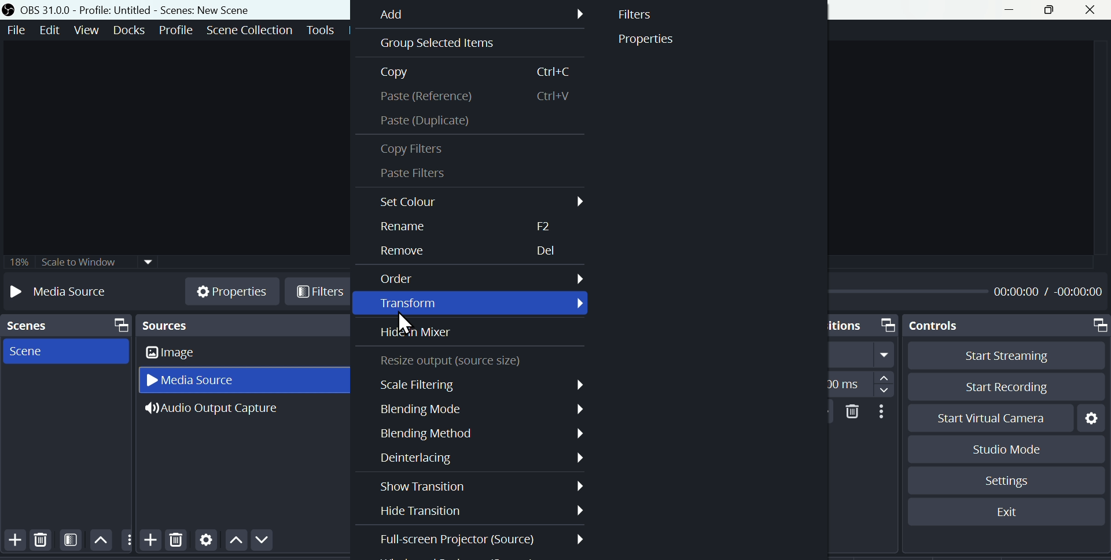  I want to click on Paste duplicate, so click(432, 122).